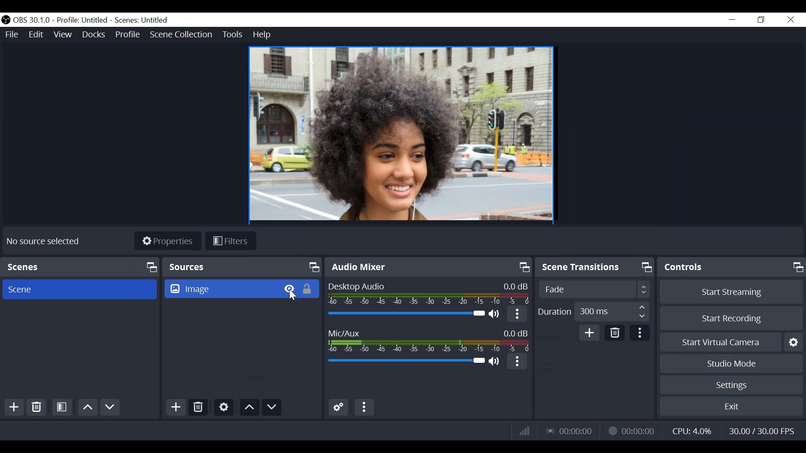  I want to click on Start Virtual Camera, so click(731, 342).